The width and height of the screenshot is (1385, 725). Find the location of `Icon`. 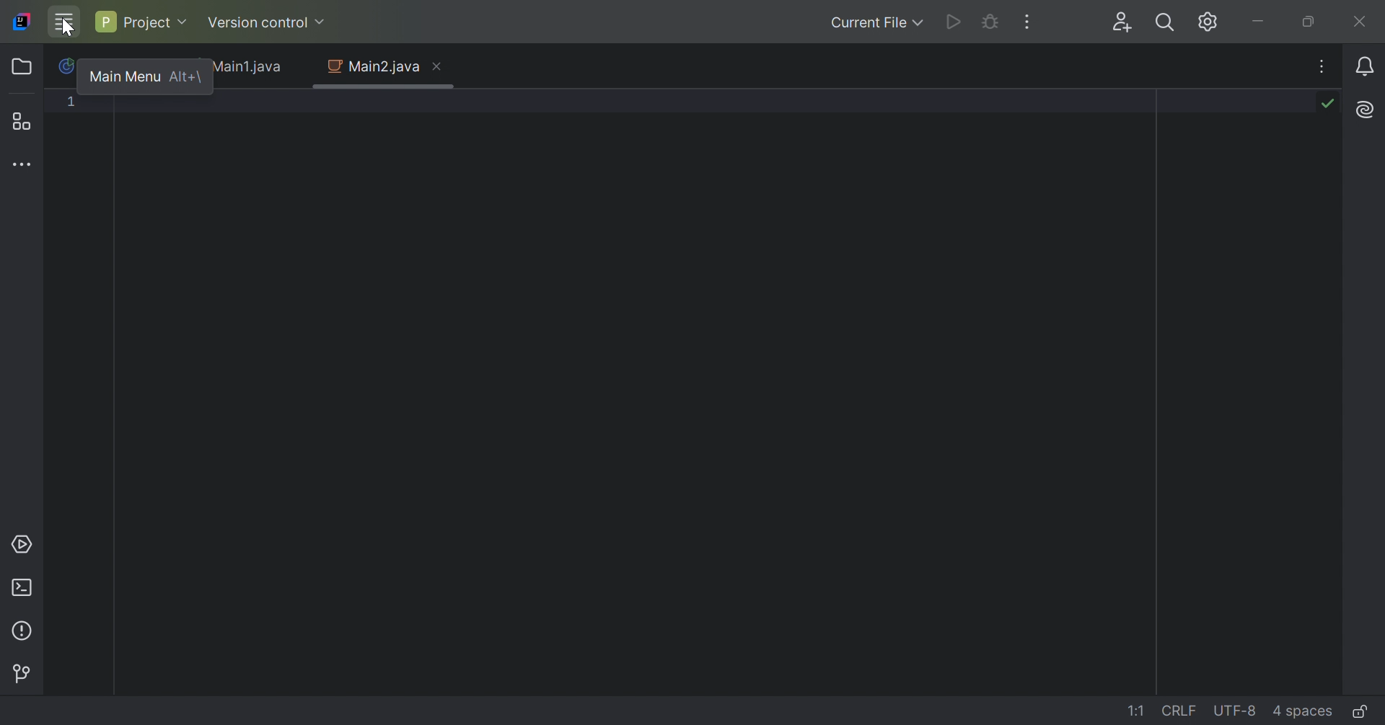

Icon is located at coordinates (20, 21).